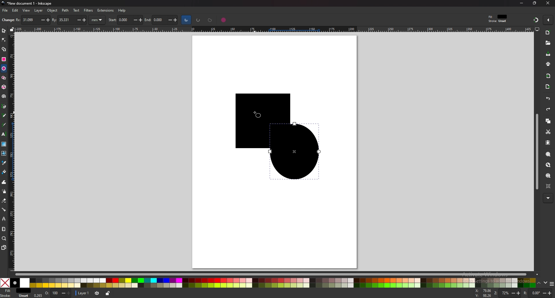 This screenshot has height=298, width=555. What do you see at coordinates (548, 86) in the screenshot?
I see `export` at bounding box center [548, 86].